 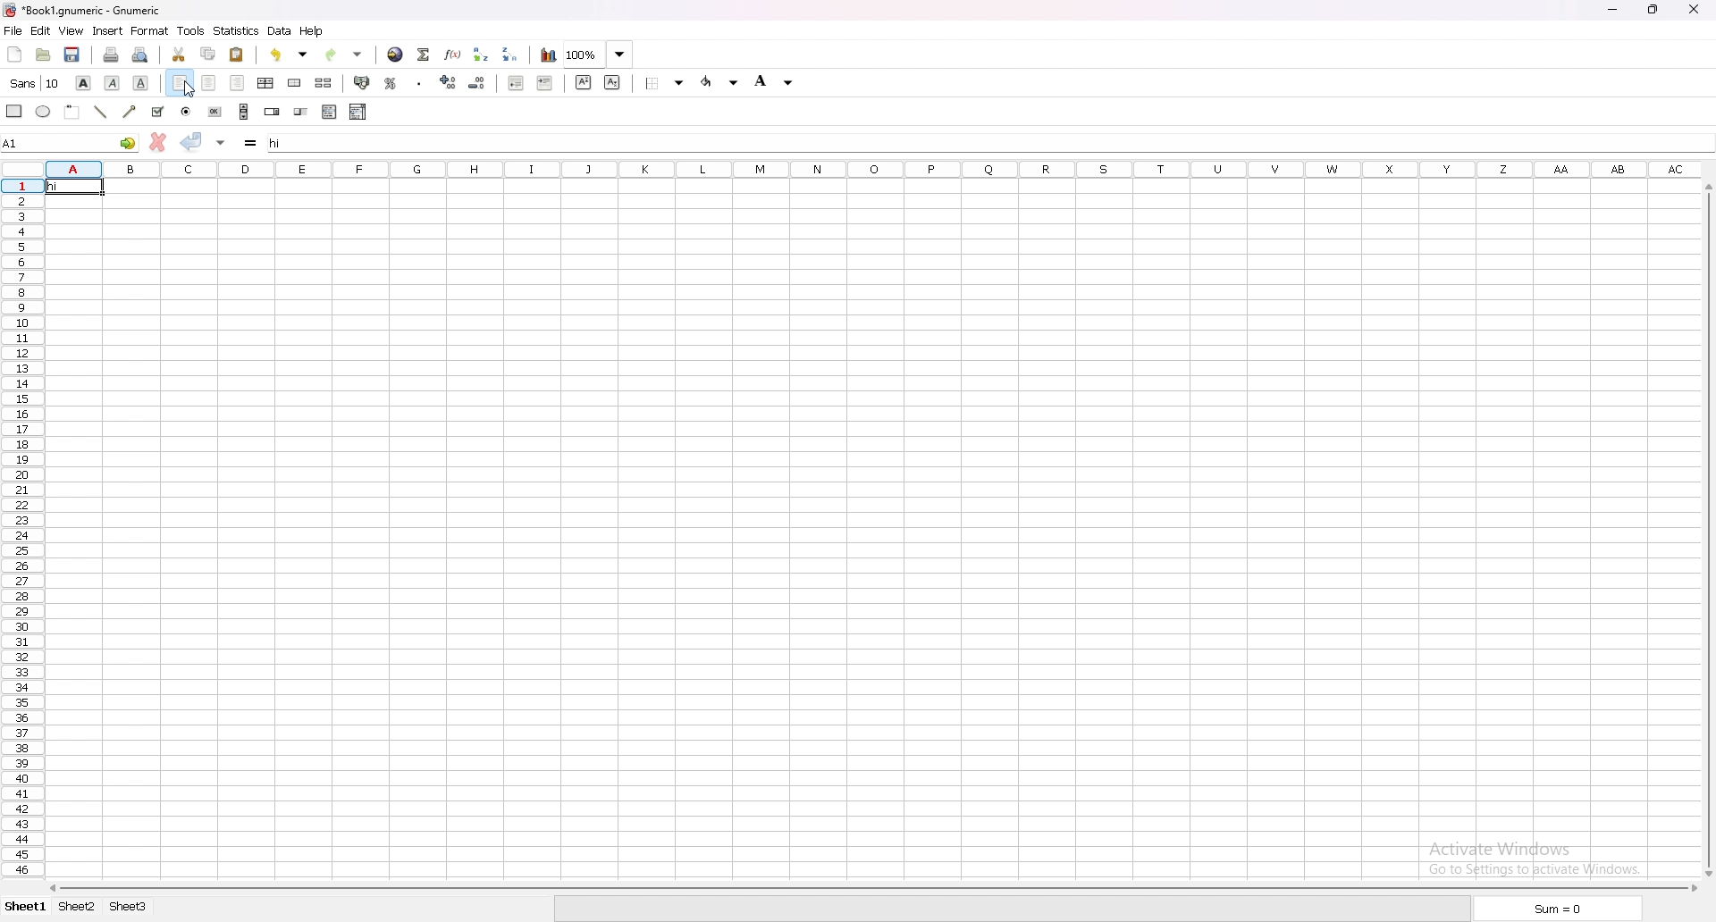 I want to click on summation, so click(x=424, y=54).